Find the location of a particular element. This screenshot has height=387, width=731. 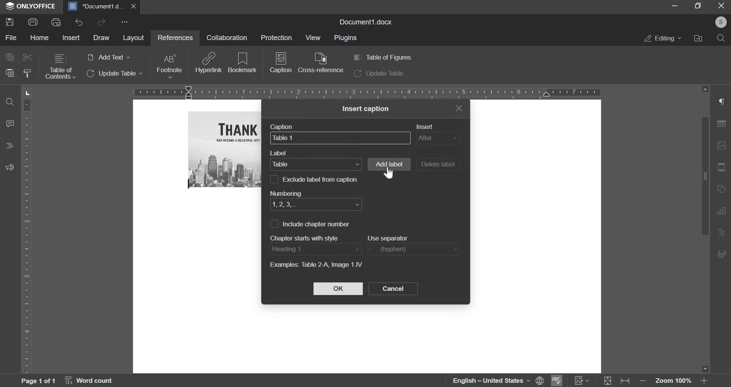

zoom 100% is located at coordinates (674, 382).